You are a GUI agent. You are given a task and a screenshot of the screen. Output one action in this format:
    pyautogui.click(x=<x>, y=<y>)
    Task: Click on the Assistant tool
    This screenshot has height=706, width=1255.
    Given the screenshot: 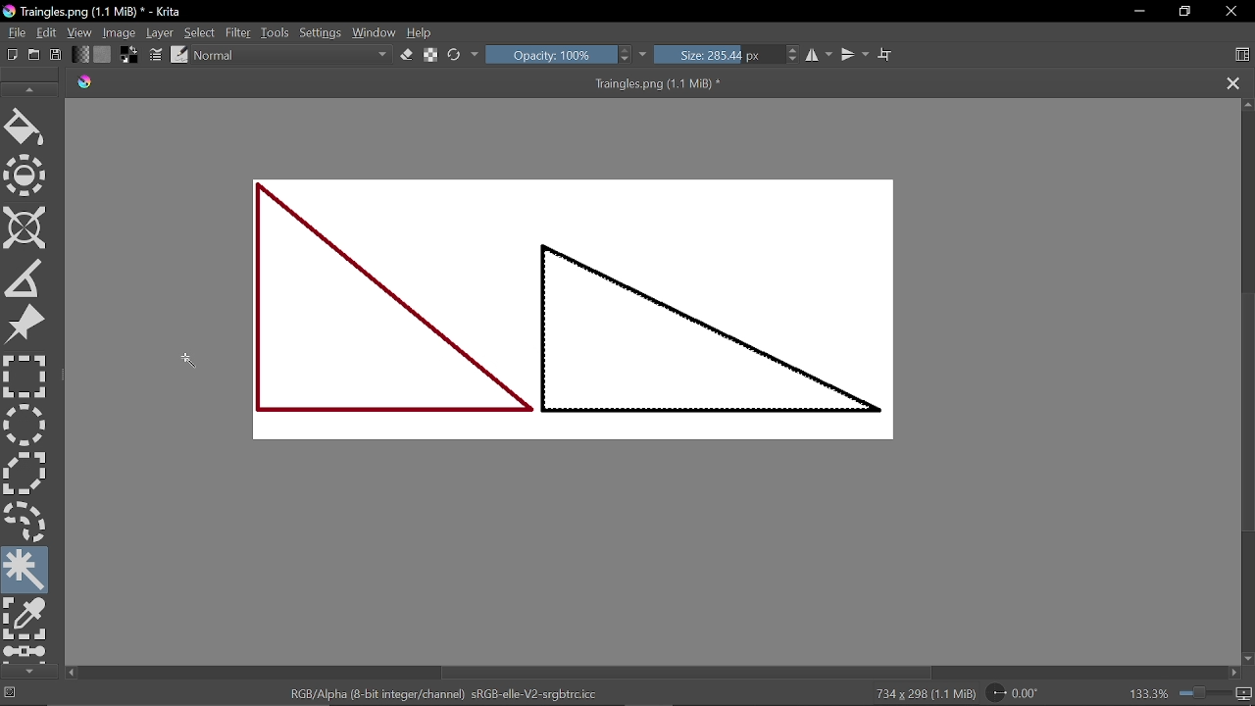 What is the action you would take?
    pyautogui.click(x=25, y=229)
    